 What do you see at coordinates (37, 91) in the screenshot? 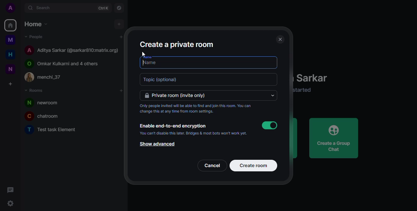
I see `rooms dropdown` at bounding box center [37, 91].